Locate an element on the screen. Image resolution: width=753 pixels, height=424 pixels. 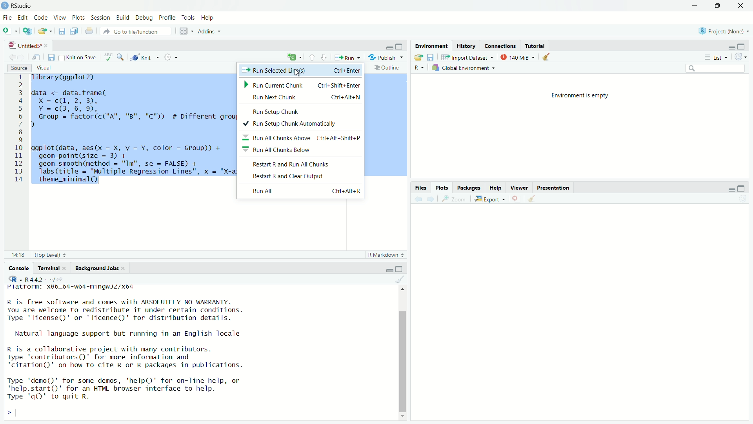
Import Dataset is located at coordinates (466, 57).